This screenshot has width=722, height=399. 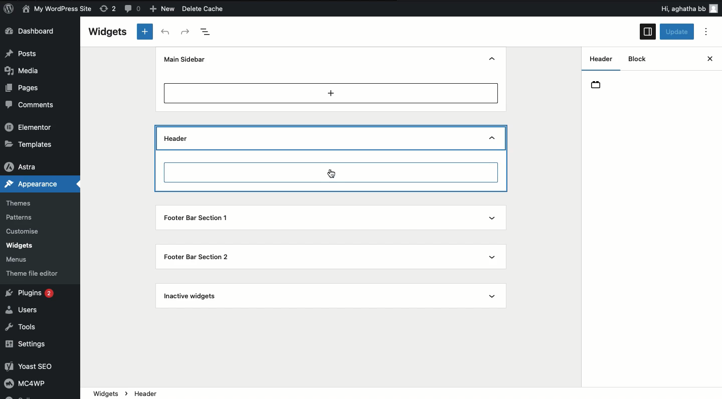 I want to click on Document overview, so click(x=210, y=32).